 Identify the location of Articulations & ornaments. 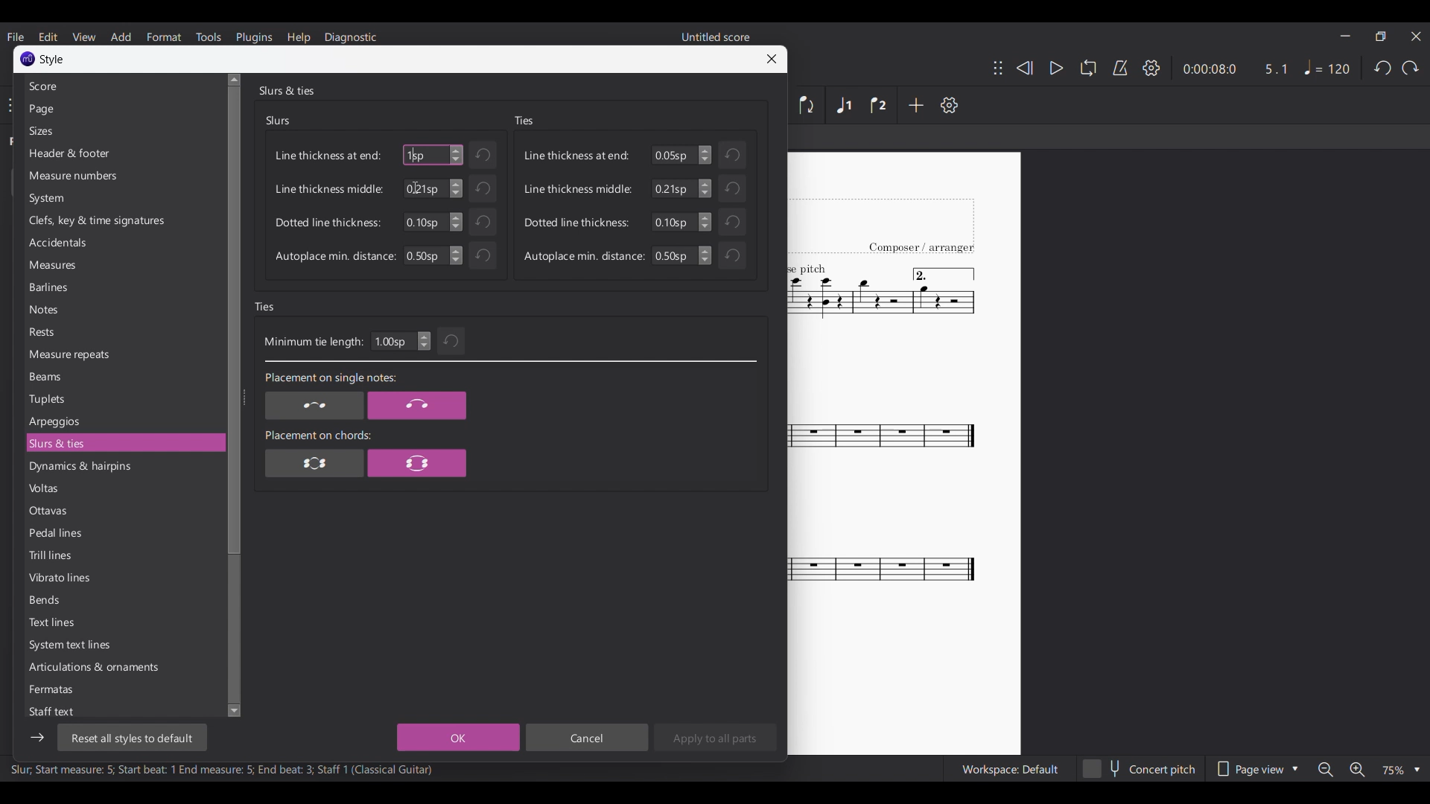
(123, 667).